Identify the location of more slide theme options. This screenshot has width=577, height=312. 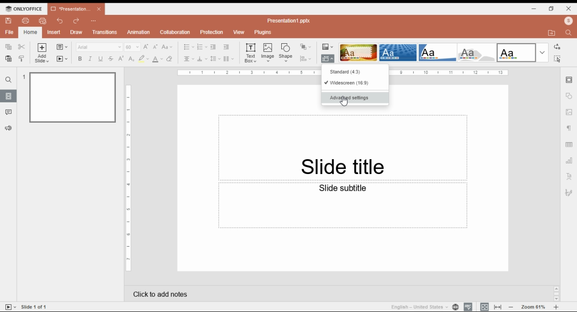
(542, 53).